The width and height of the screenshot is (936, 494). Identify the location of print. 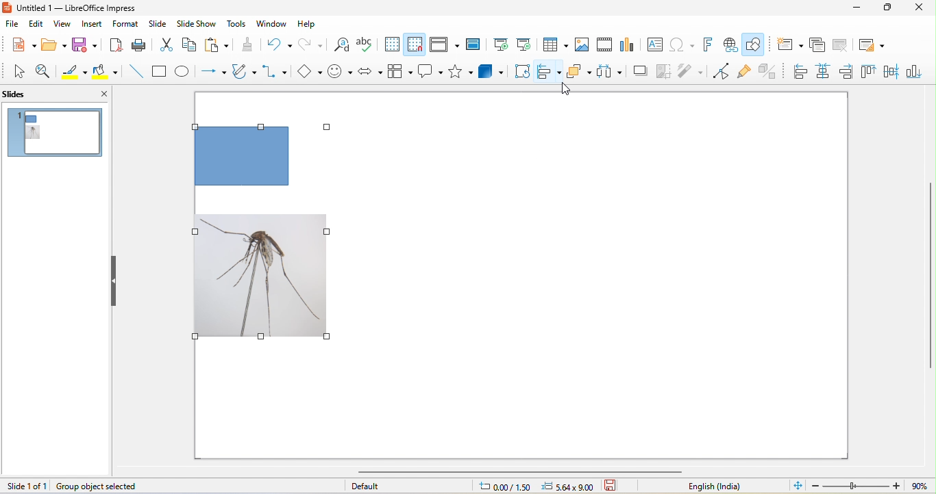
(139, 45).